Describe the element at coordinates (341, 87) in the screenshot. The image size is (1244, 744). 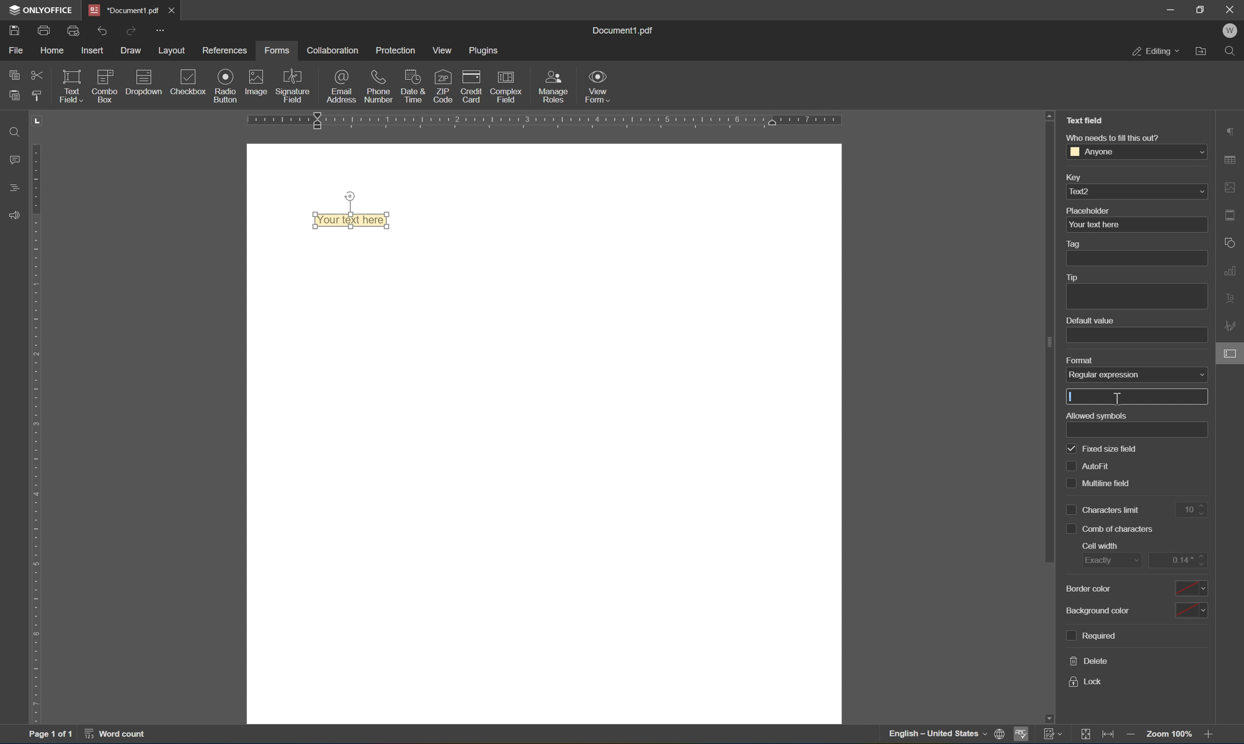
I see `email address` at that location.